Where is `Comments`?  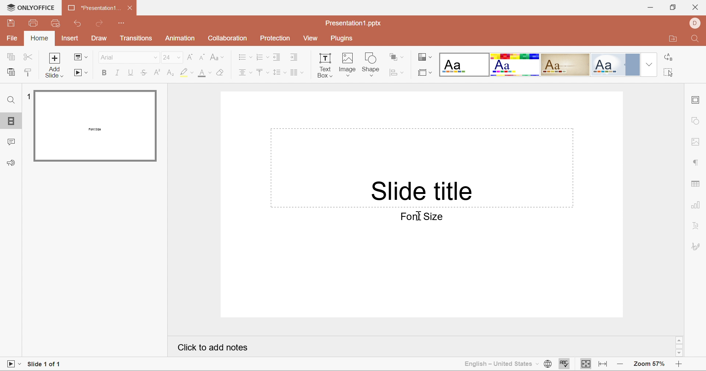 Comments is located at coordinates (10, 144).